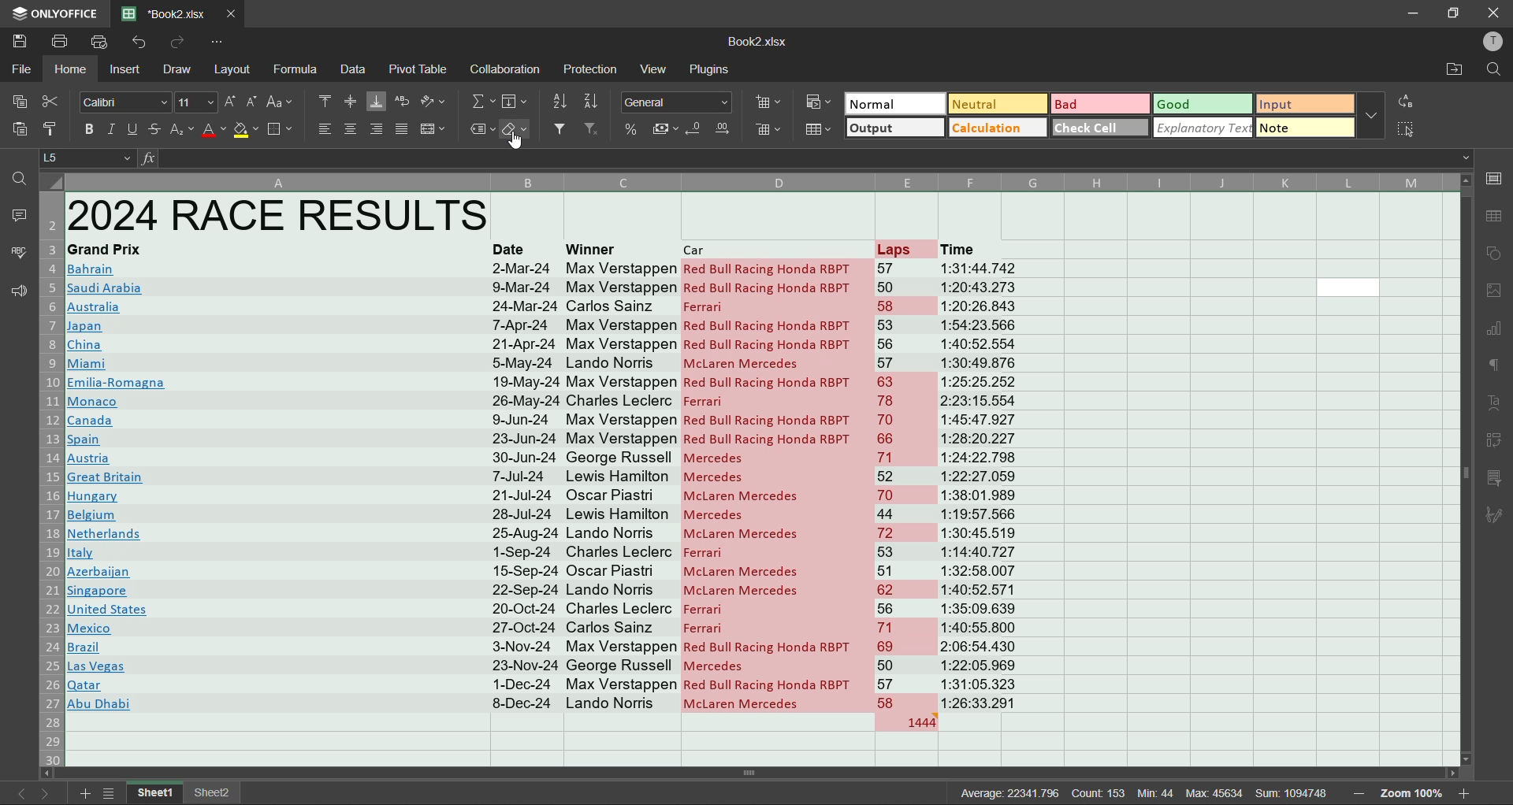 The height and width of the screenshot is (805, 1513). I want to click on spellcheck, so click(16, 254).